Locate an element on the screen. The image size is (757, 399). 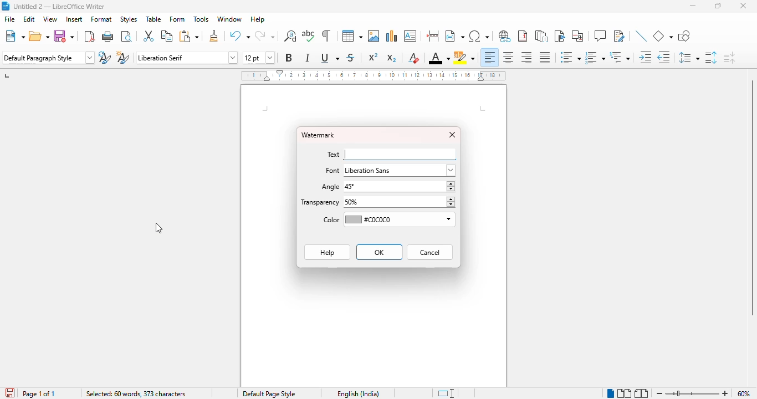
basic shapes is located at coordinates (662, 36).